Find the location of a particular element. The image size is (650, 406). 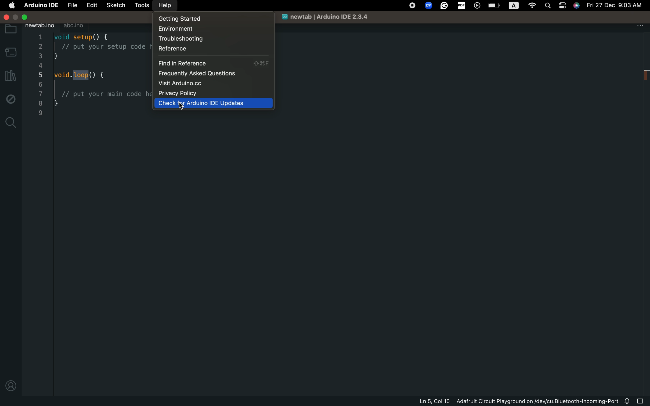

Fri 27 Dec 9:03 AM is located at coordinates (615, 5).